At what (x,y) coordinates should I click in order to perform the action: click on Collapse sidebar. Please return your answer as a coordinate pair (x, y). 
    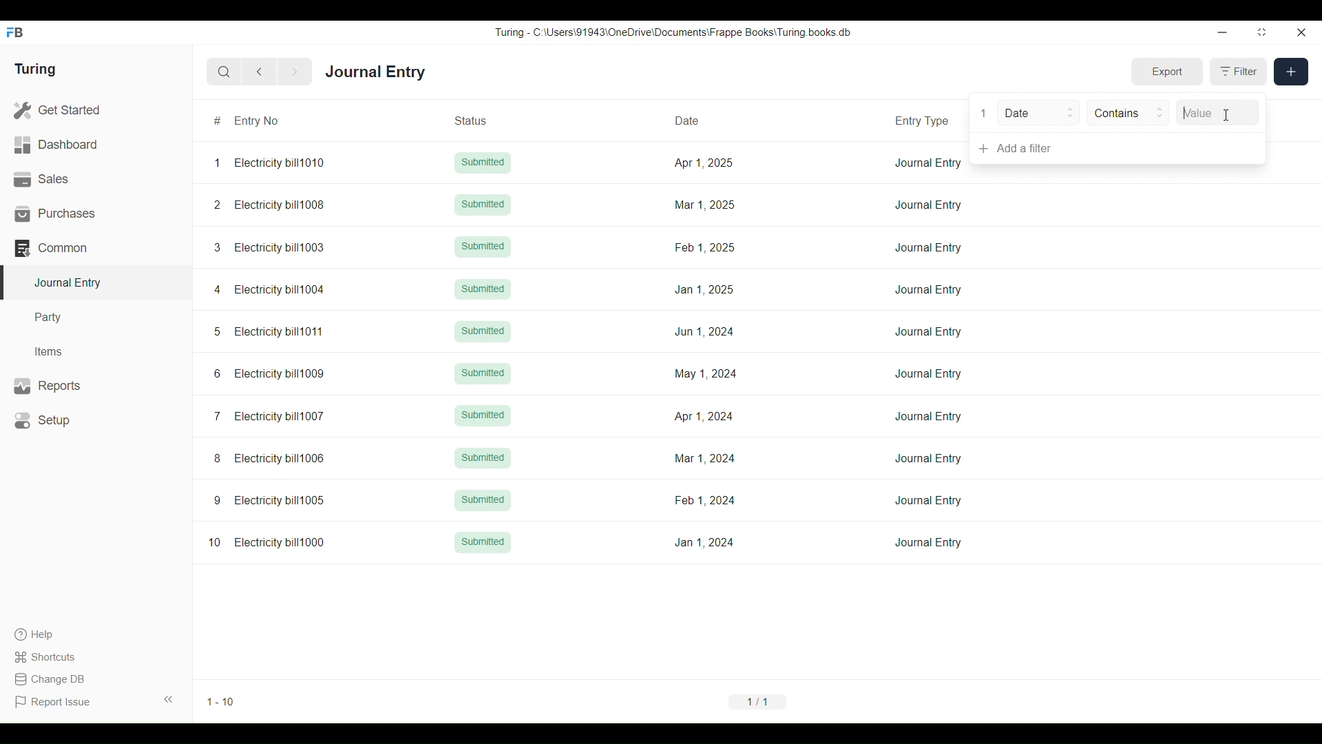
    Looking at the image, I should click on (169, 699).